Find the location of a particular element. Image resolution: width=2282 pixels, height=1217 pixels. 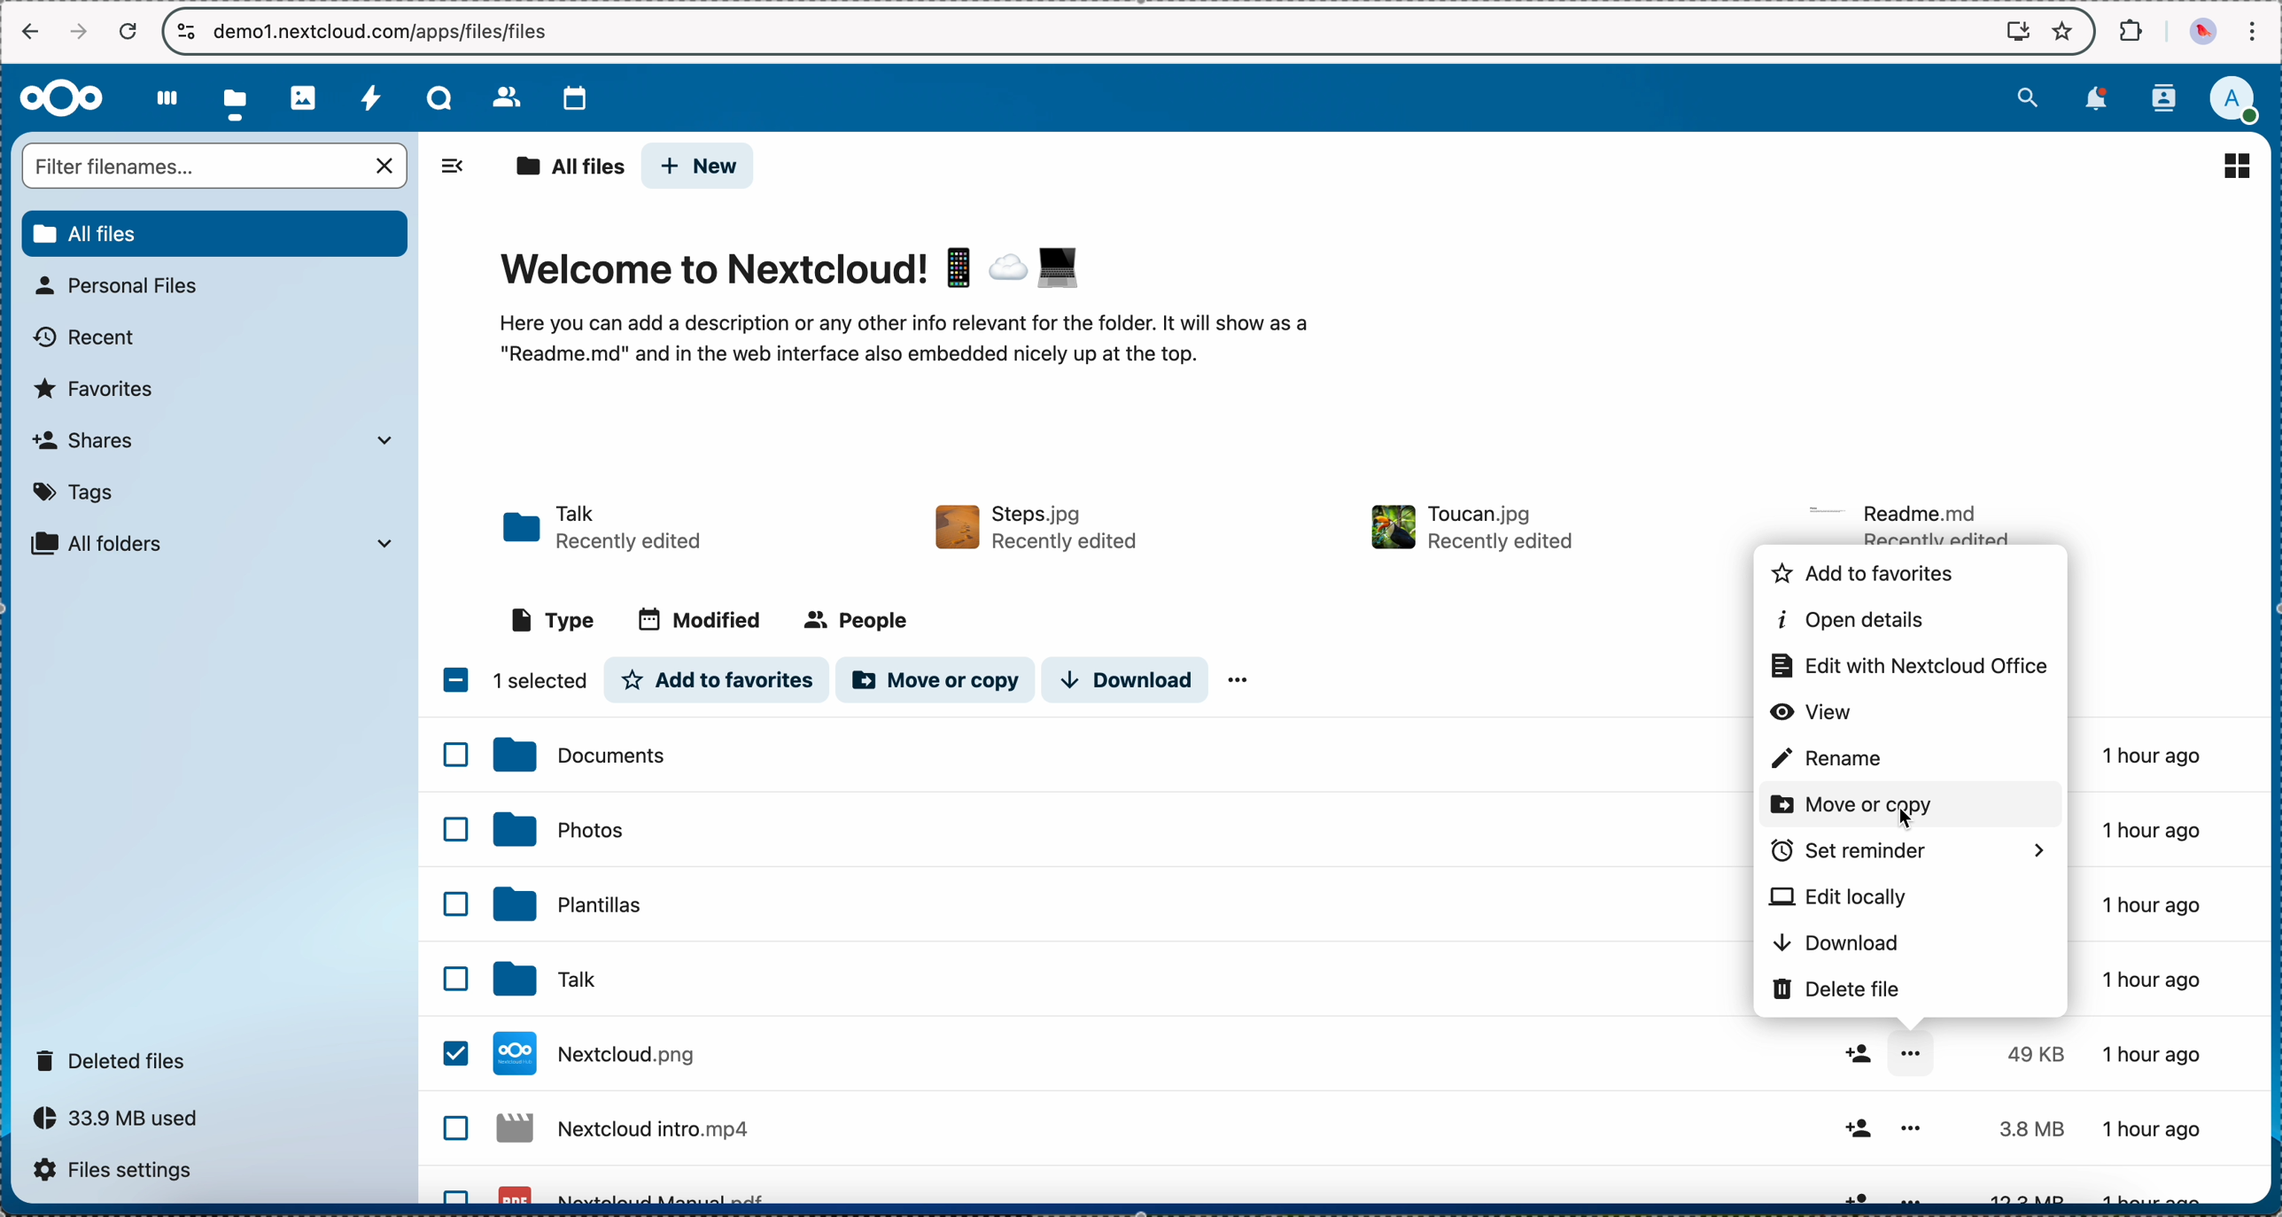

new button is located at coordinates (700, 165).